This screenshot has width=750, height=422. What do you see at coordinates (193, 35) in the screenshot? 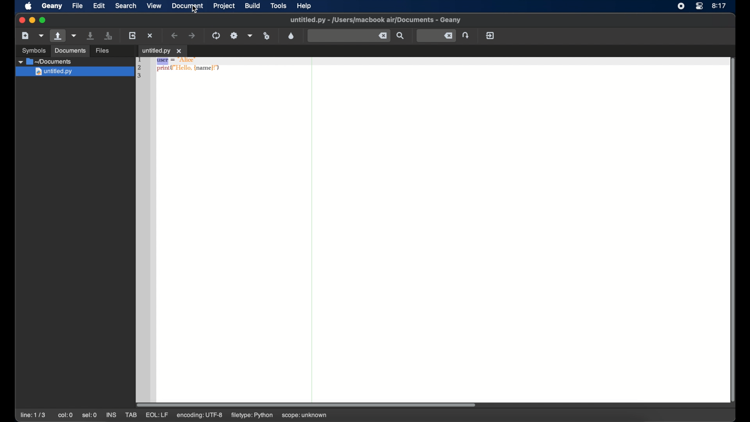
I see `navigate forward a location` at bounding box center [193, 35].